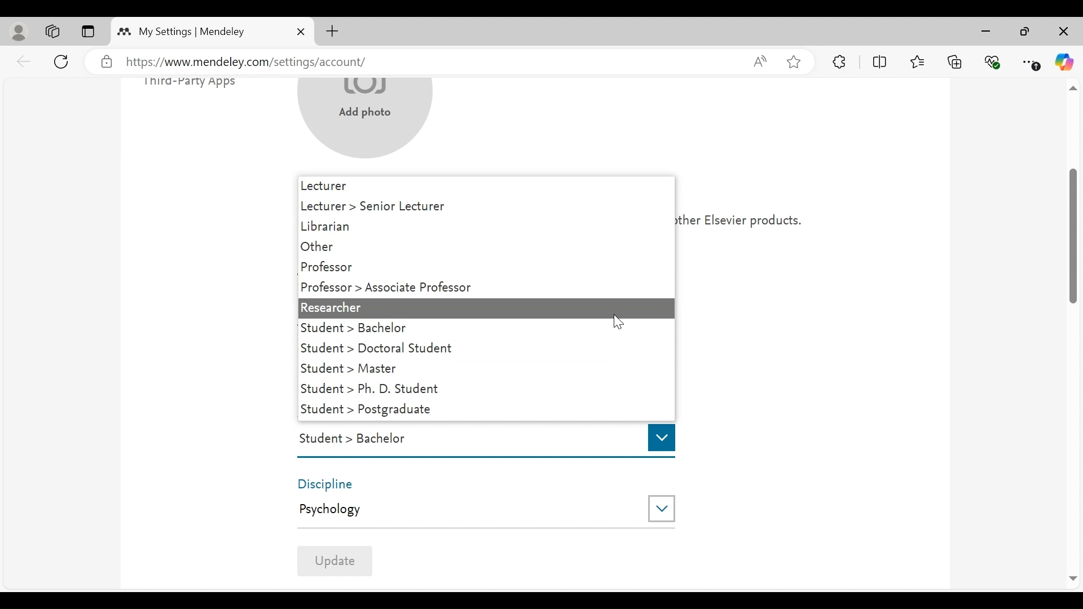 This screenshot has width=1083, height=609. Describe the element at coordinates (917, 60) in the screenshot. I see `Favorites` at that location.